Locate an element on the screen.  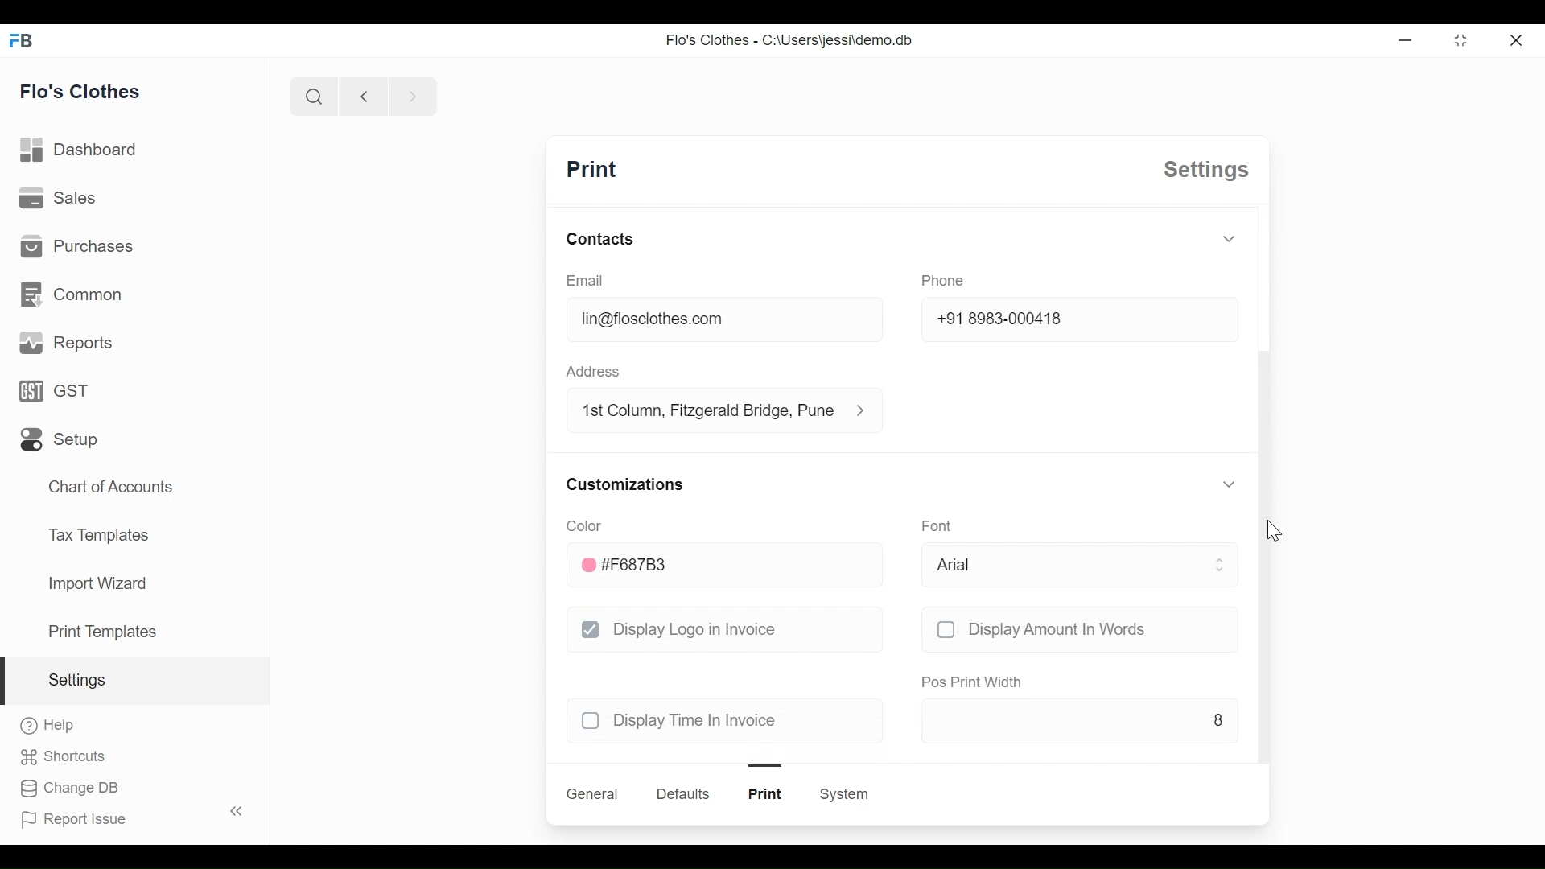
display amount in words is located at coordinates (1059, 629).